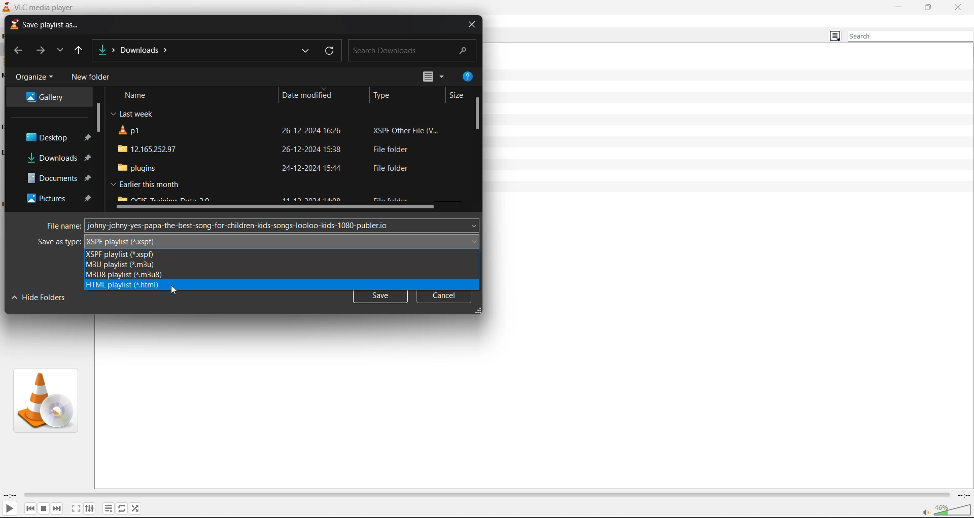  What do you see at coordinates (897, 7) in the screenshot?
I see `minimize` at bounding box center [897, 7].